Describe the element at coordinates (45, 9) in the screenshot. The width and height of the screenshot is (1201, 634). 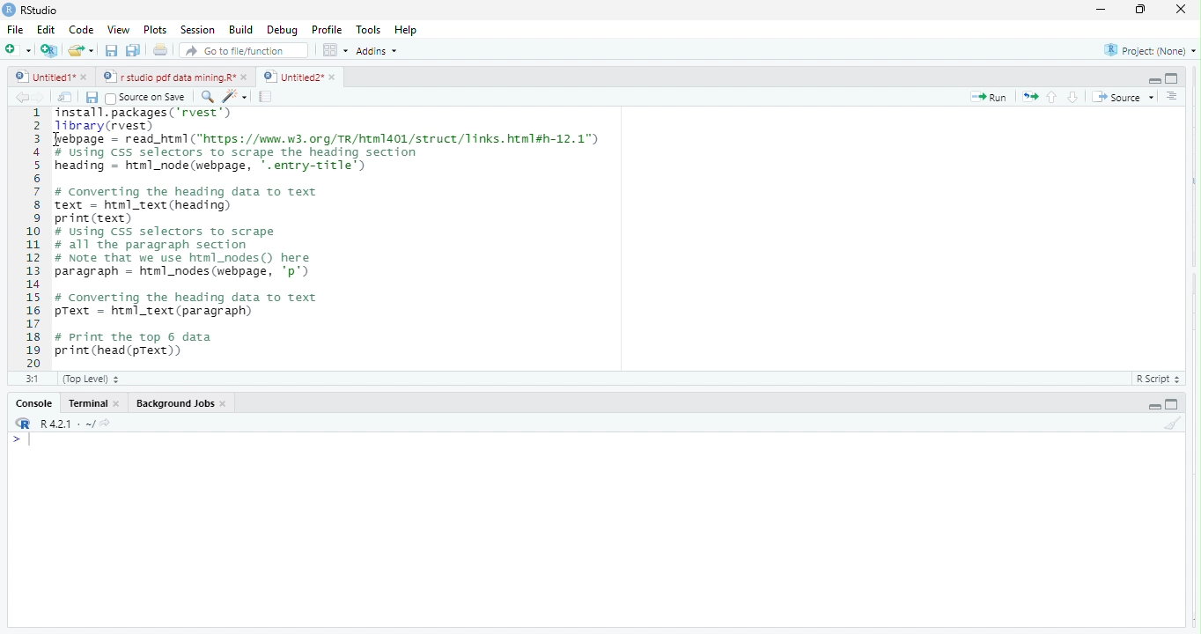
I see `RStudio` at that location.